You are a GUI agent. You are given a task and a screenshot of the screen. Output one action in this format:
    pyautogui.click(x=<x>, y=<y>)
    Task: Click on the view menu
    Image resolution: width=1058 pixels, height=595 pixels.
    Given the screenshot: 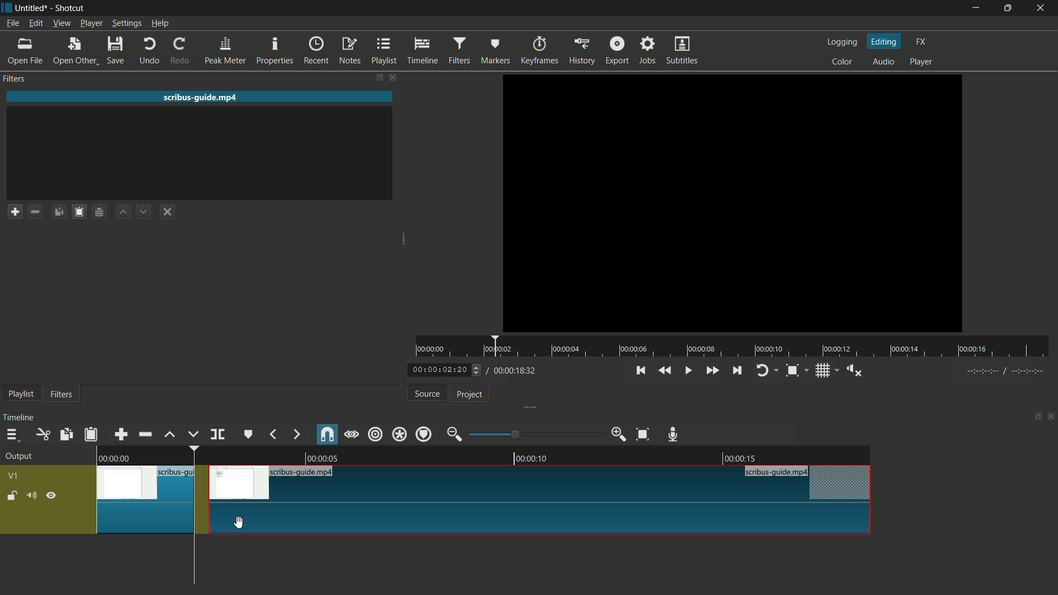 What is the action you would take?
    pyautogui.click(x=62, y=23)
    